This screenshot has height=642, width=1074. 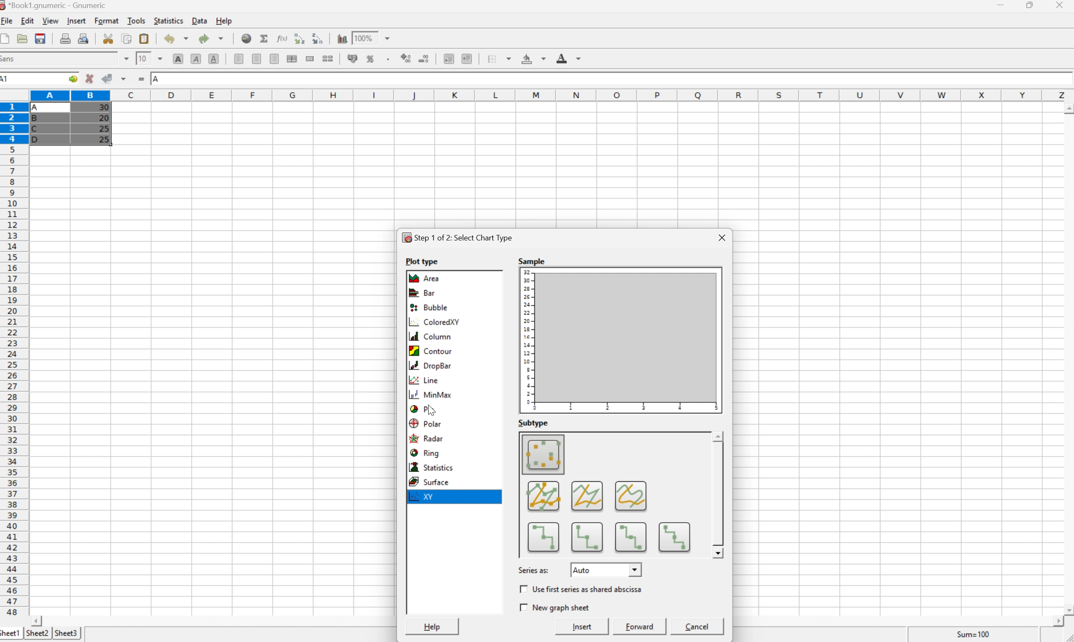 What do you see at coordinates (362, 38) in the screenshot?
I see `100%` at bounding box center [362, 38].